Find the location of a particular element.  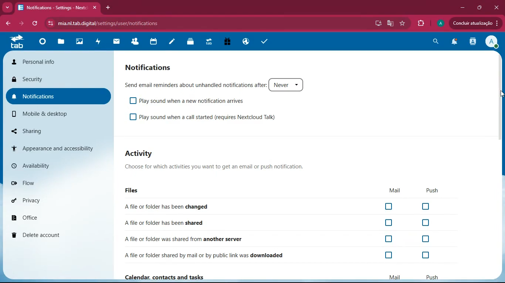

close tab is located at coordinates (94, 7).